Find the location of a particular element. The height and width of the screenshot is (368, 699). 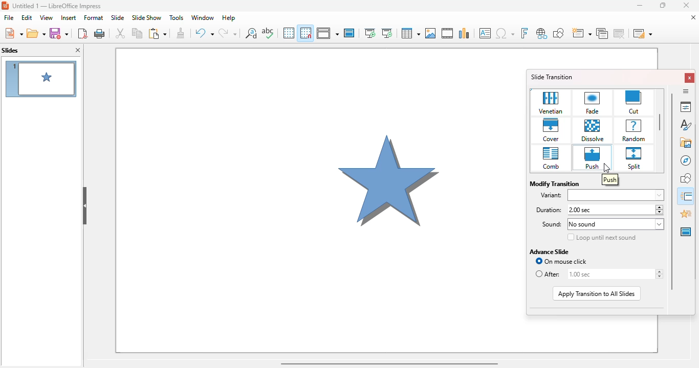

slides is located at coordinates (10, 50).